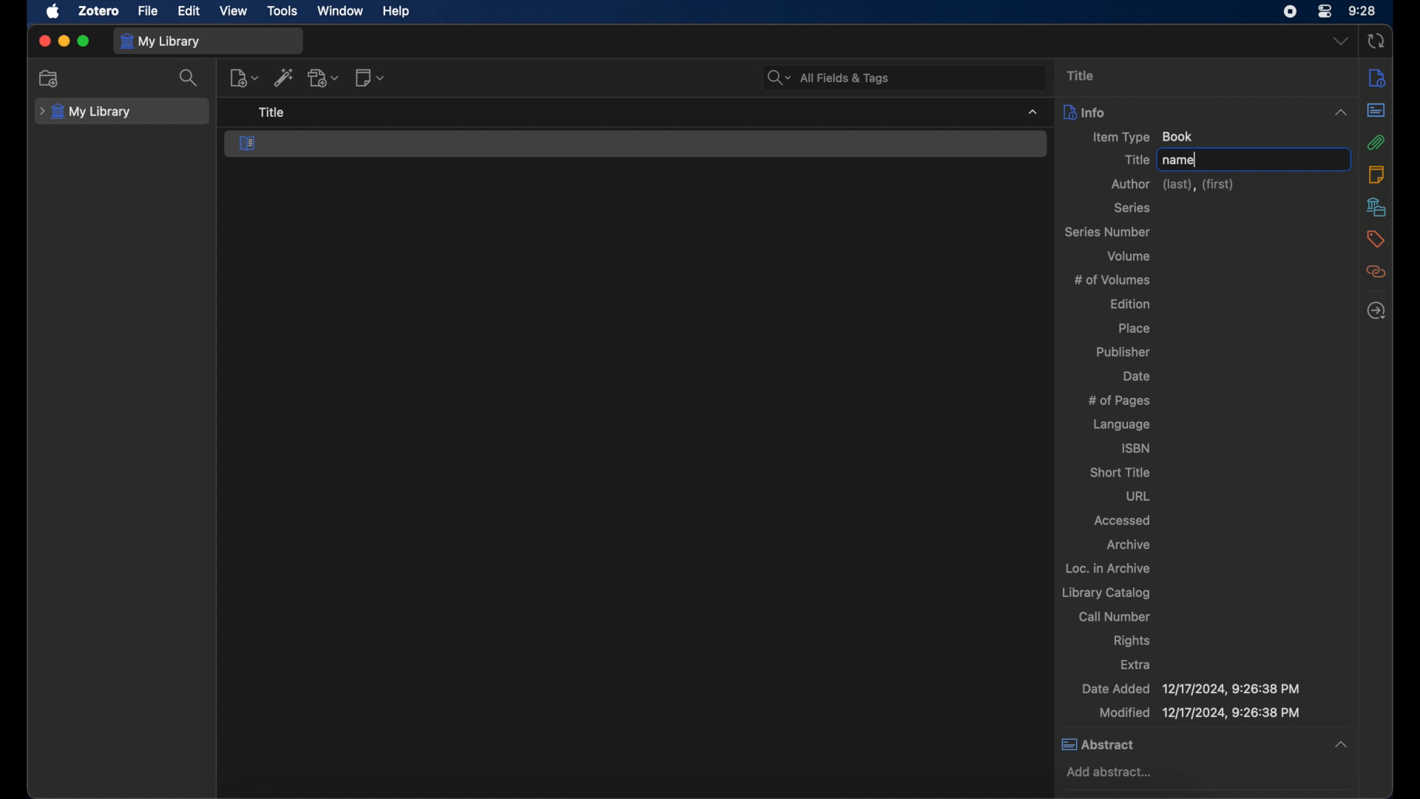 This screenshot has width=1420, height=799. What do you see at coordinates (244, 78) in the screenshot?
I see `new items` at bounding box center [244, 78].